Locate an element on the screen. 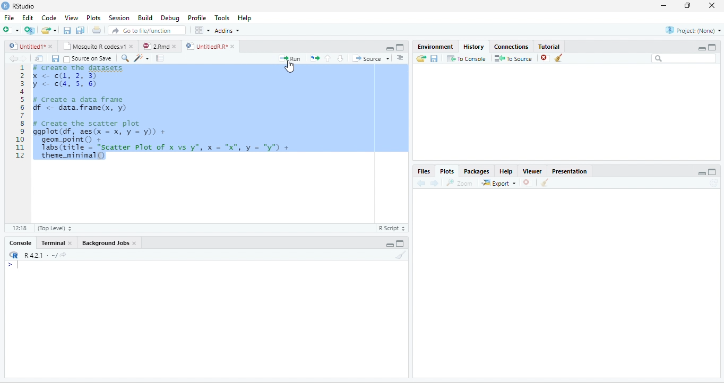 This screenshot has width=724, height=383. Save current document is located at coordinates (67, 30).